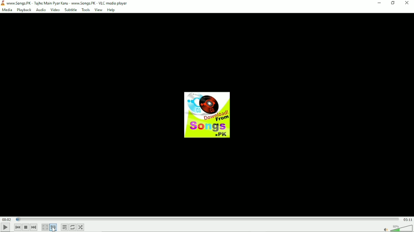 Image resolution: width=414 pixels, height=232 pixels. What do you see at coordinates (86, 10) in the screenshot?
I see `Tools` at bounding box center [86, 10].